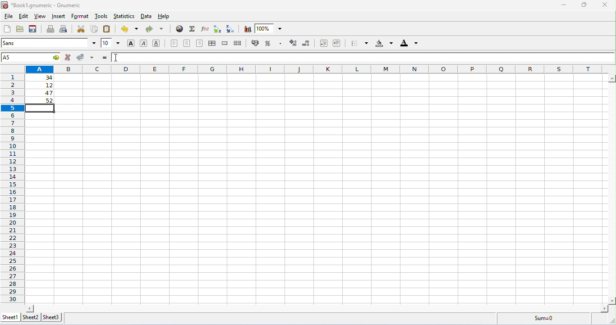 This screenshot has height=325, width=616. I want to click on background, so click(384, 43).